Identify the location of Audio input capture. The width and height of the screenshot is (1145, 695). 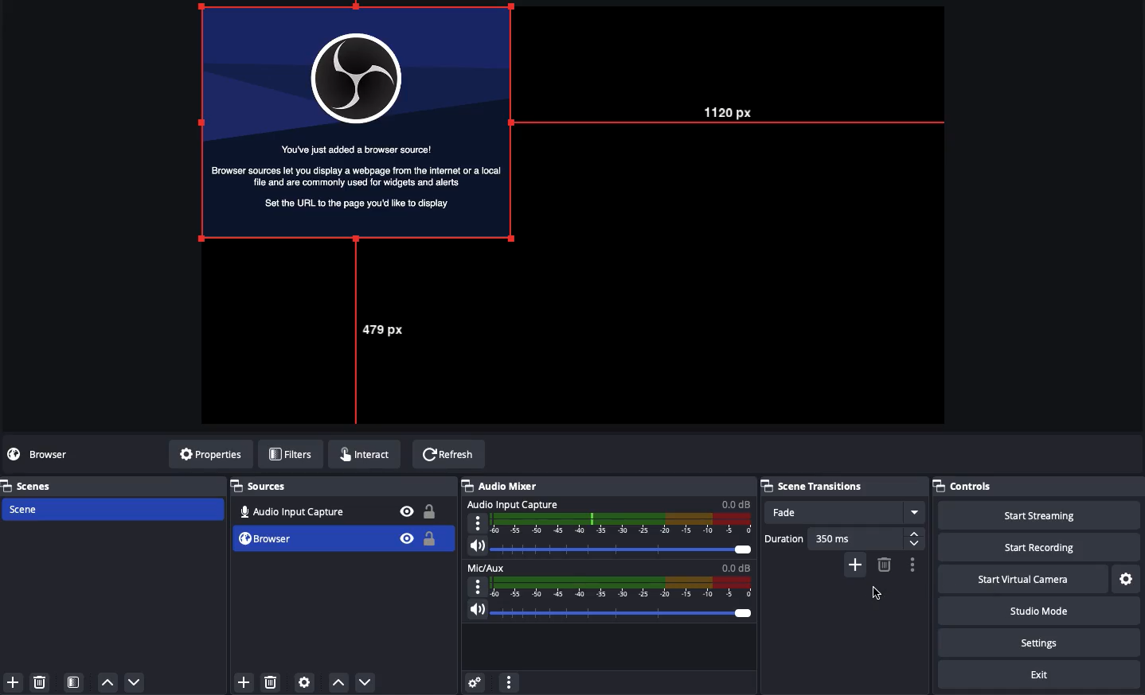
(289, 510).